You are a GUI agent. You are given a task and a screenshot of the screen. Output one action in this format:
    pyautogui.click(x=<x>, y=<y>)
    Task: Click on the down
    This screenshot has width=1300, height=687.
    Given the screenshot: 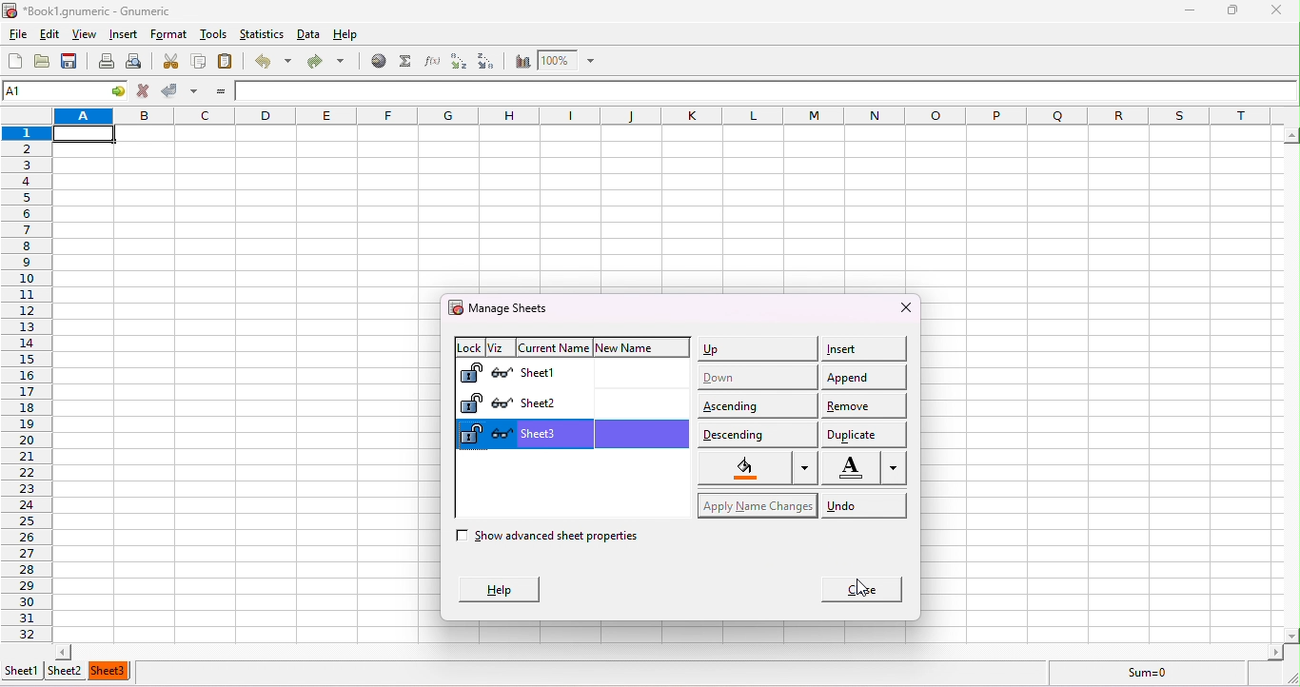 What is the action you would take?
    pyautogui.click(x=756, y=374)
    